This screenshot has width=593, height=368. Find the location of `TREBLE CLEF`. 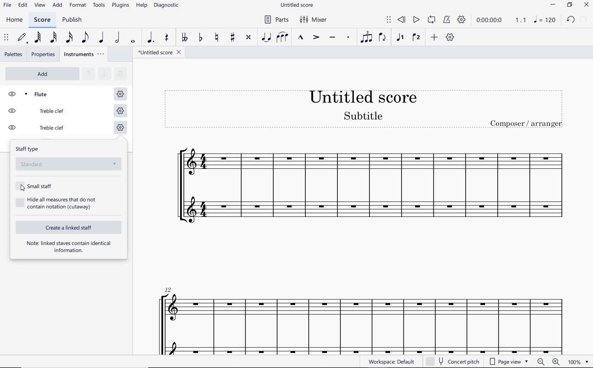

TREBLE CLEF is located at coordinates (43, 129).